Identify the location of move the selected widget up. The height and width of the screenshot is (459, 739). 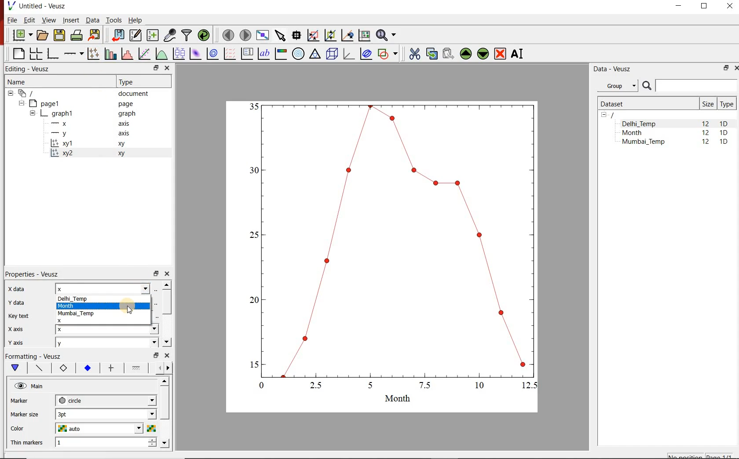
(465, 54).